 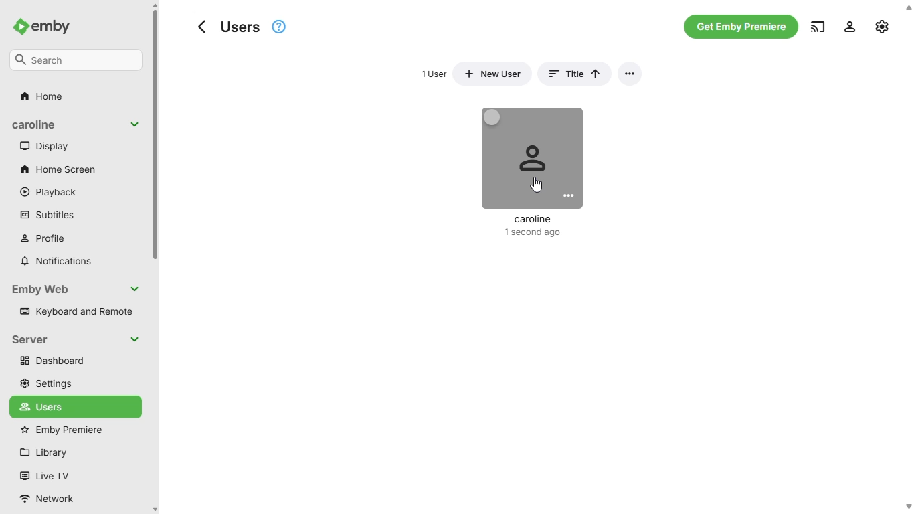 I want to click on profile, so click(x=44, y=239).